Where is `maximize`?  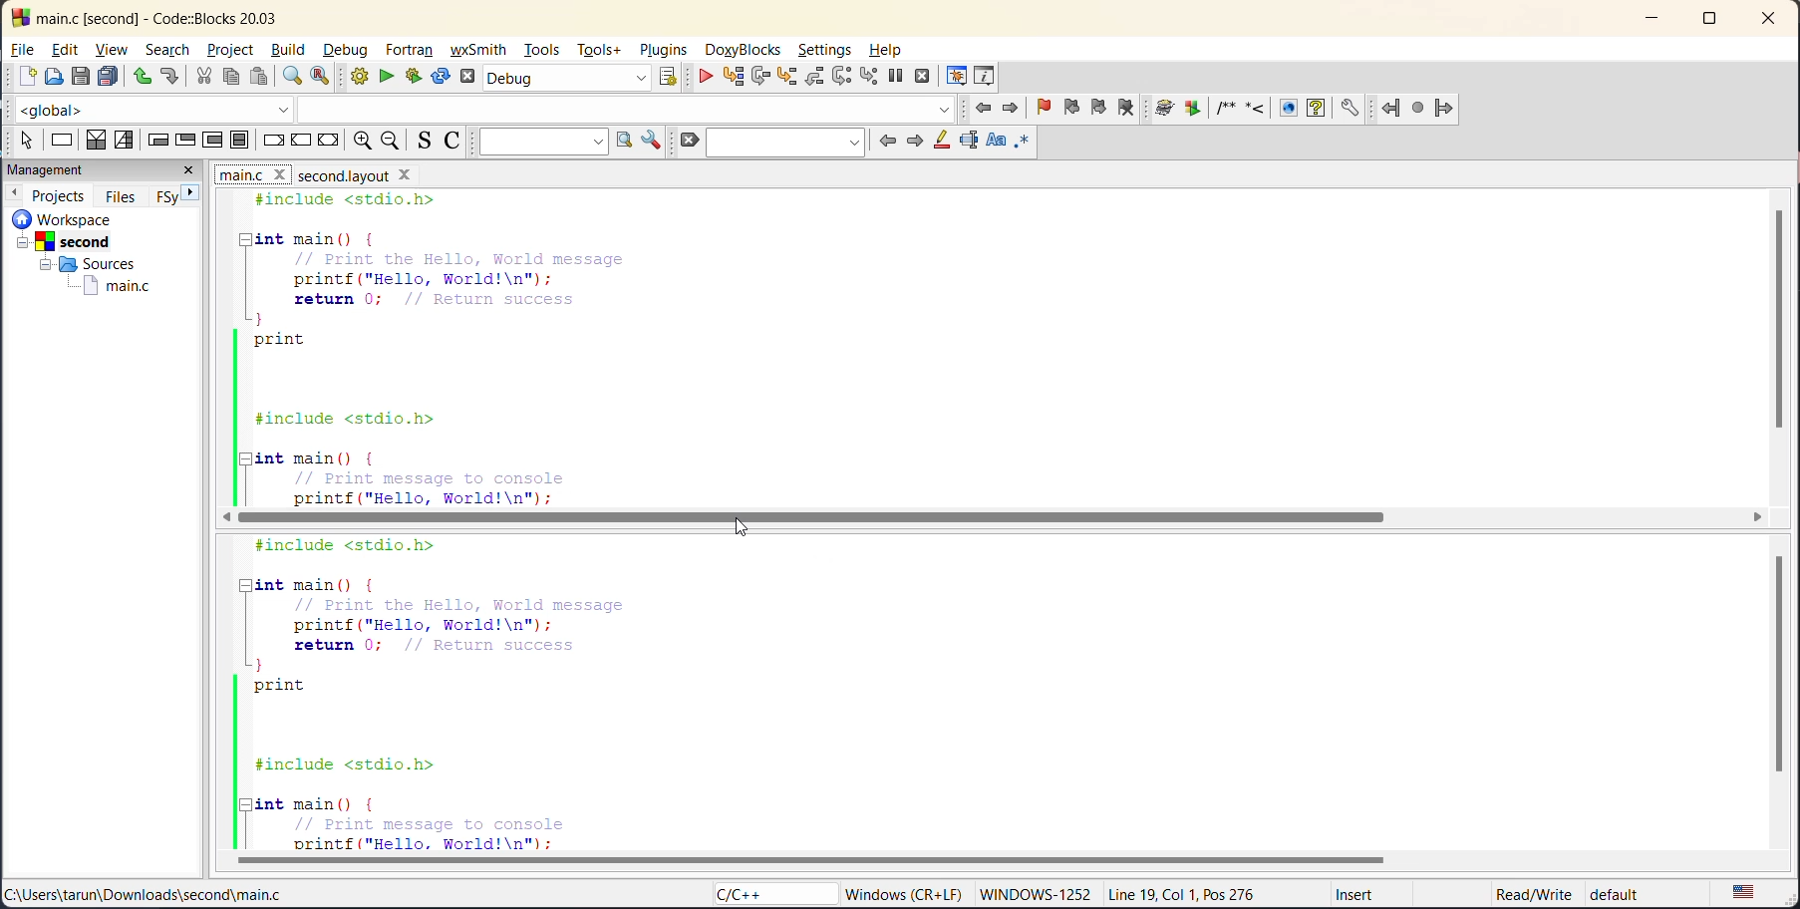
maximize is located at coordinates (1714, 20).